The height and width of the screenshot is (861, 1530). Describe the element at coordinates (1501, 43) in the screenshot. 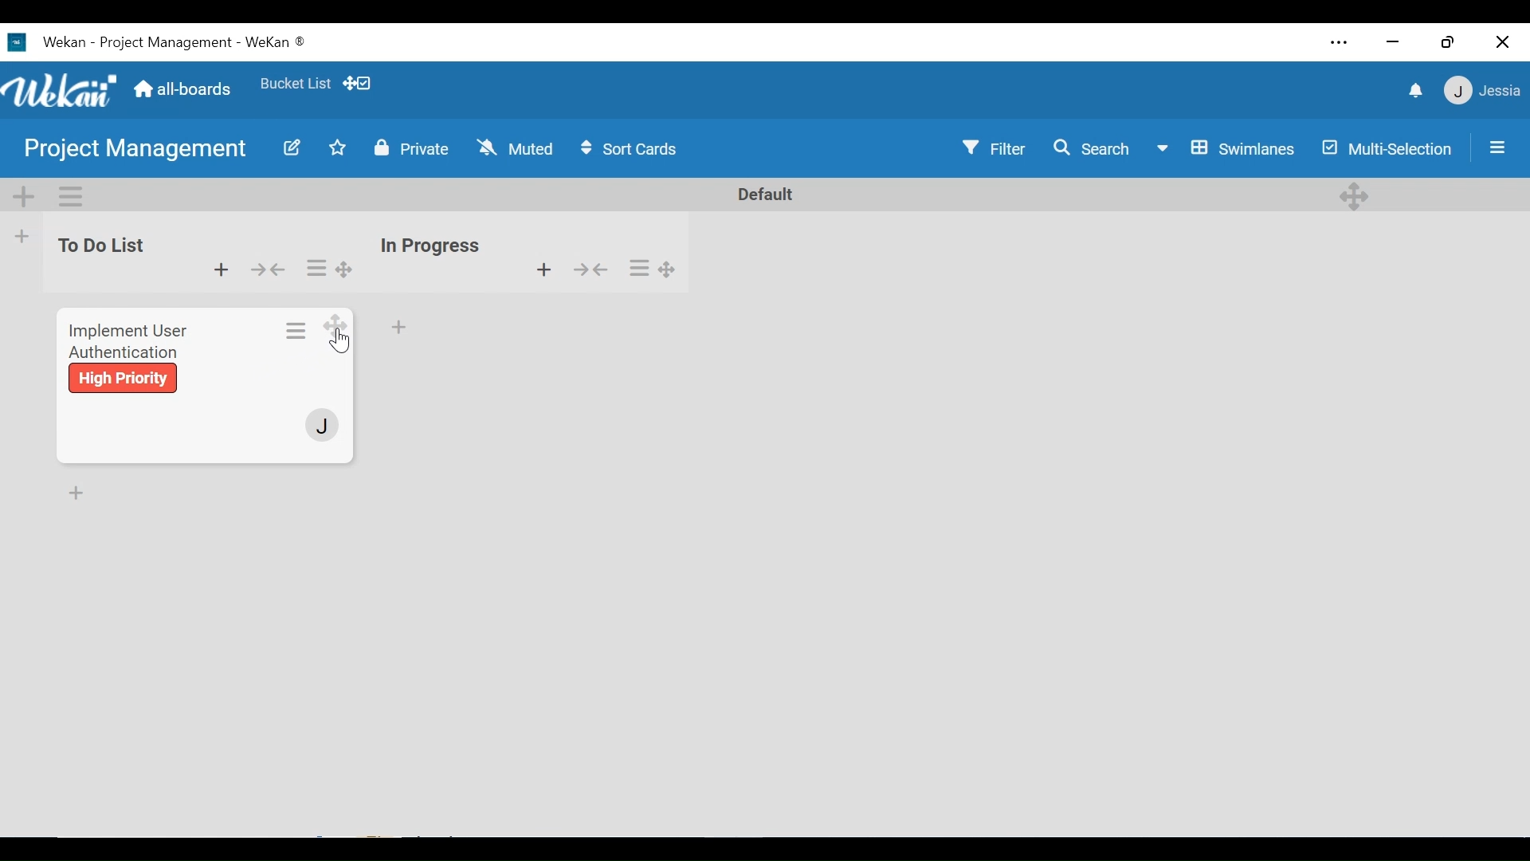

I see `Close` at that location.